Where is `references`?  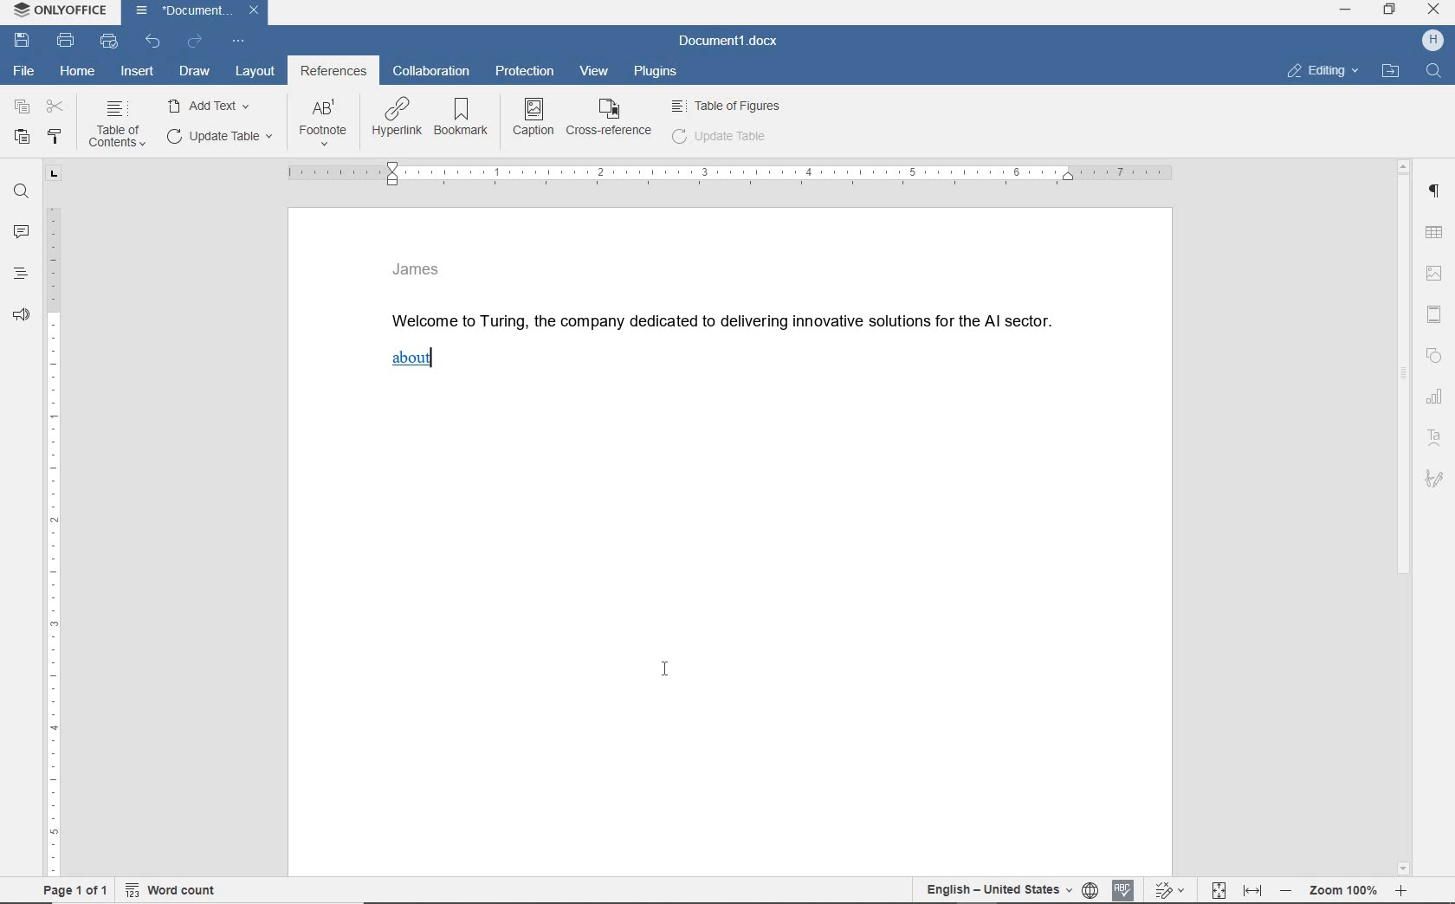 references is located at coordinates (333, 73).